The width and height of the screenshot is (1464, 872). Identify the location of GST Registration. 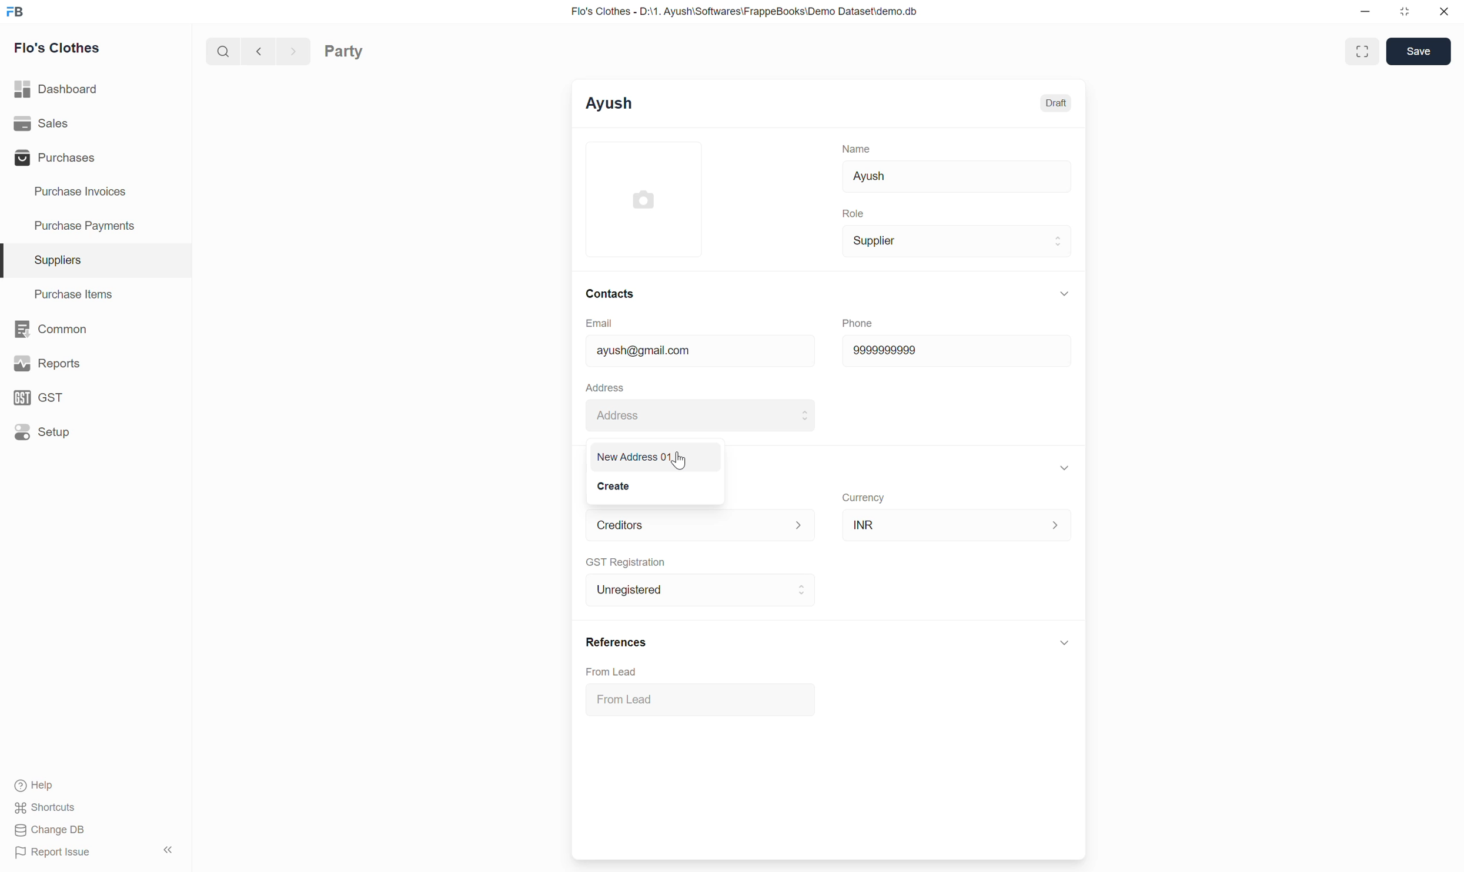
(626, 562).